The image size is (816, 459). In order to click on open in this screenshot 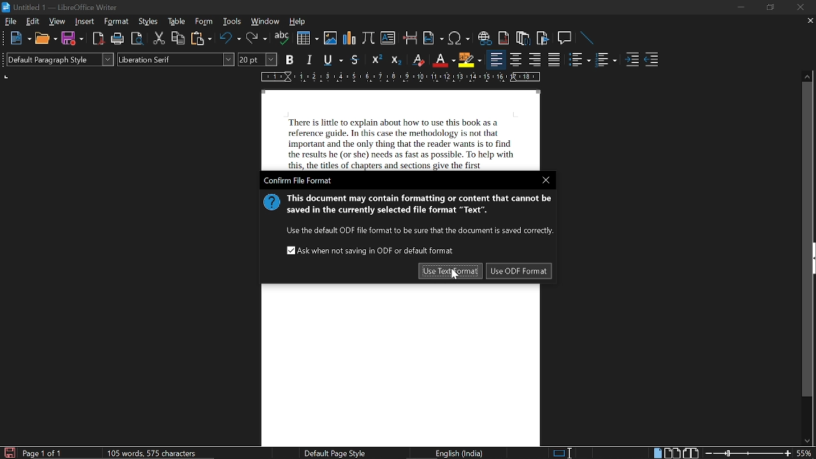, I will do `click(45, 38)`.